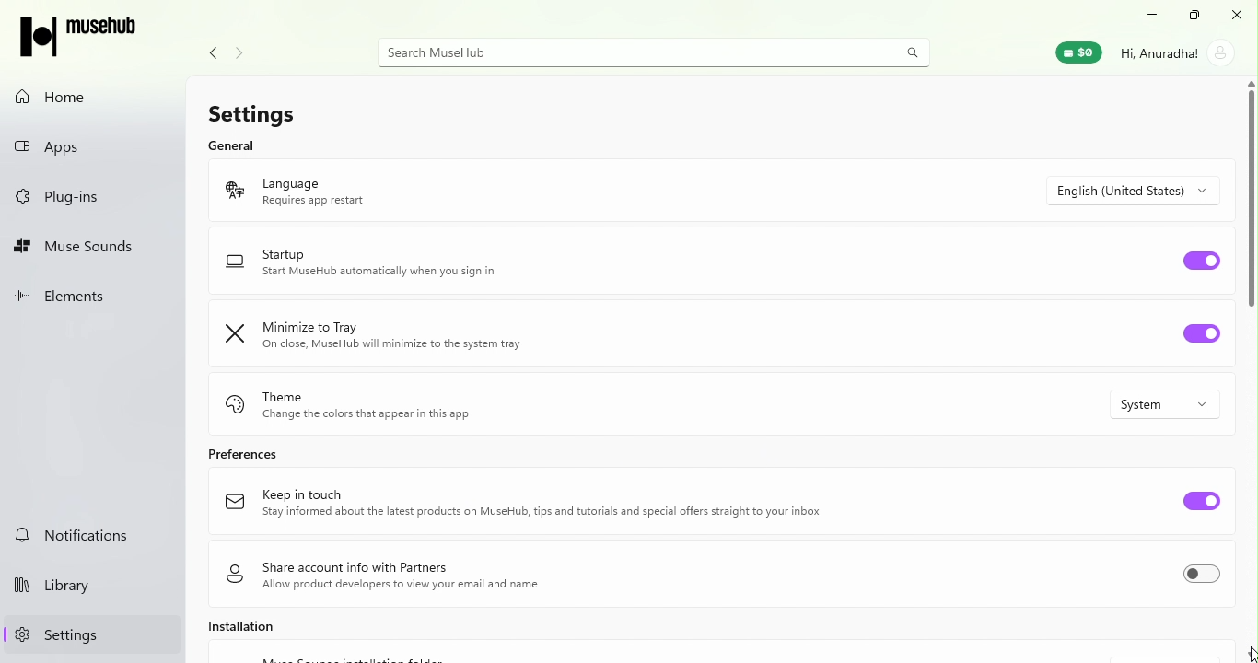  Describe the element at coordinates (234, 145) in the screenshot. I see `General` at that location.